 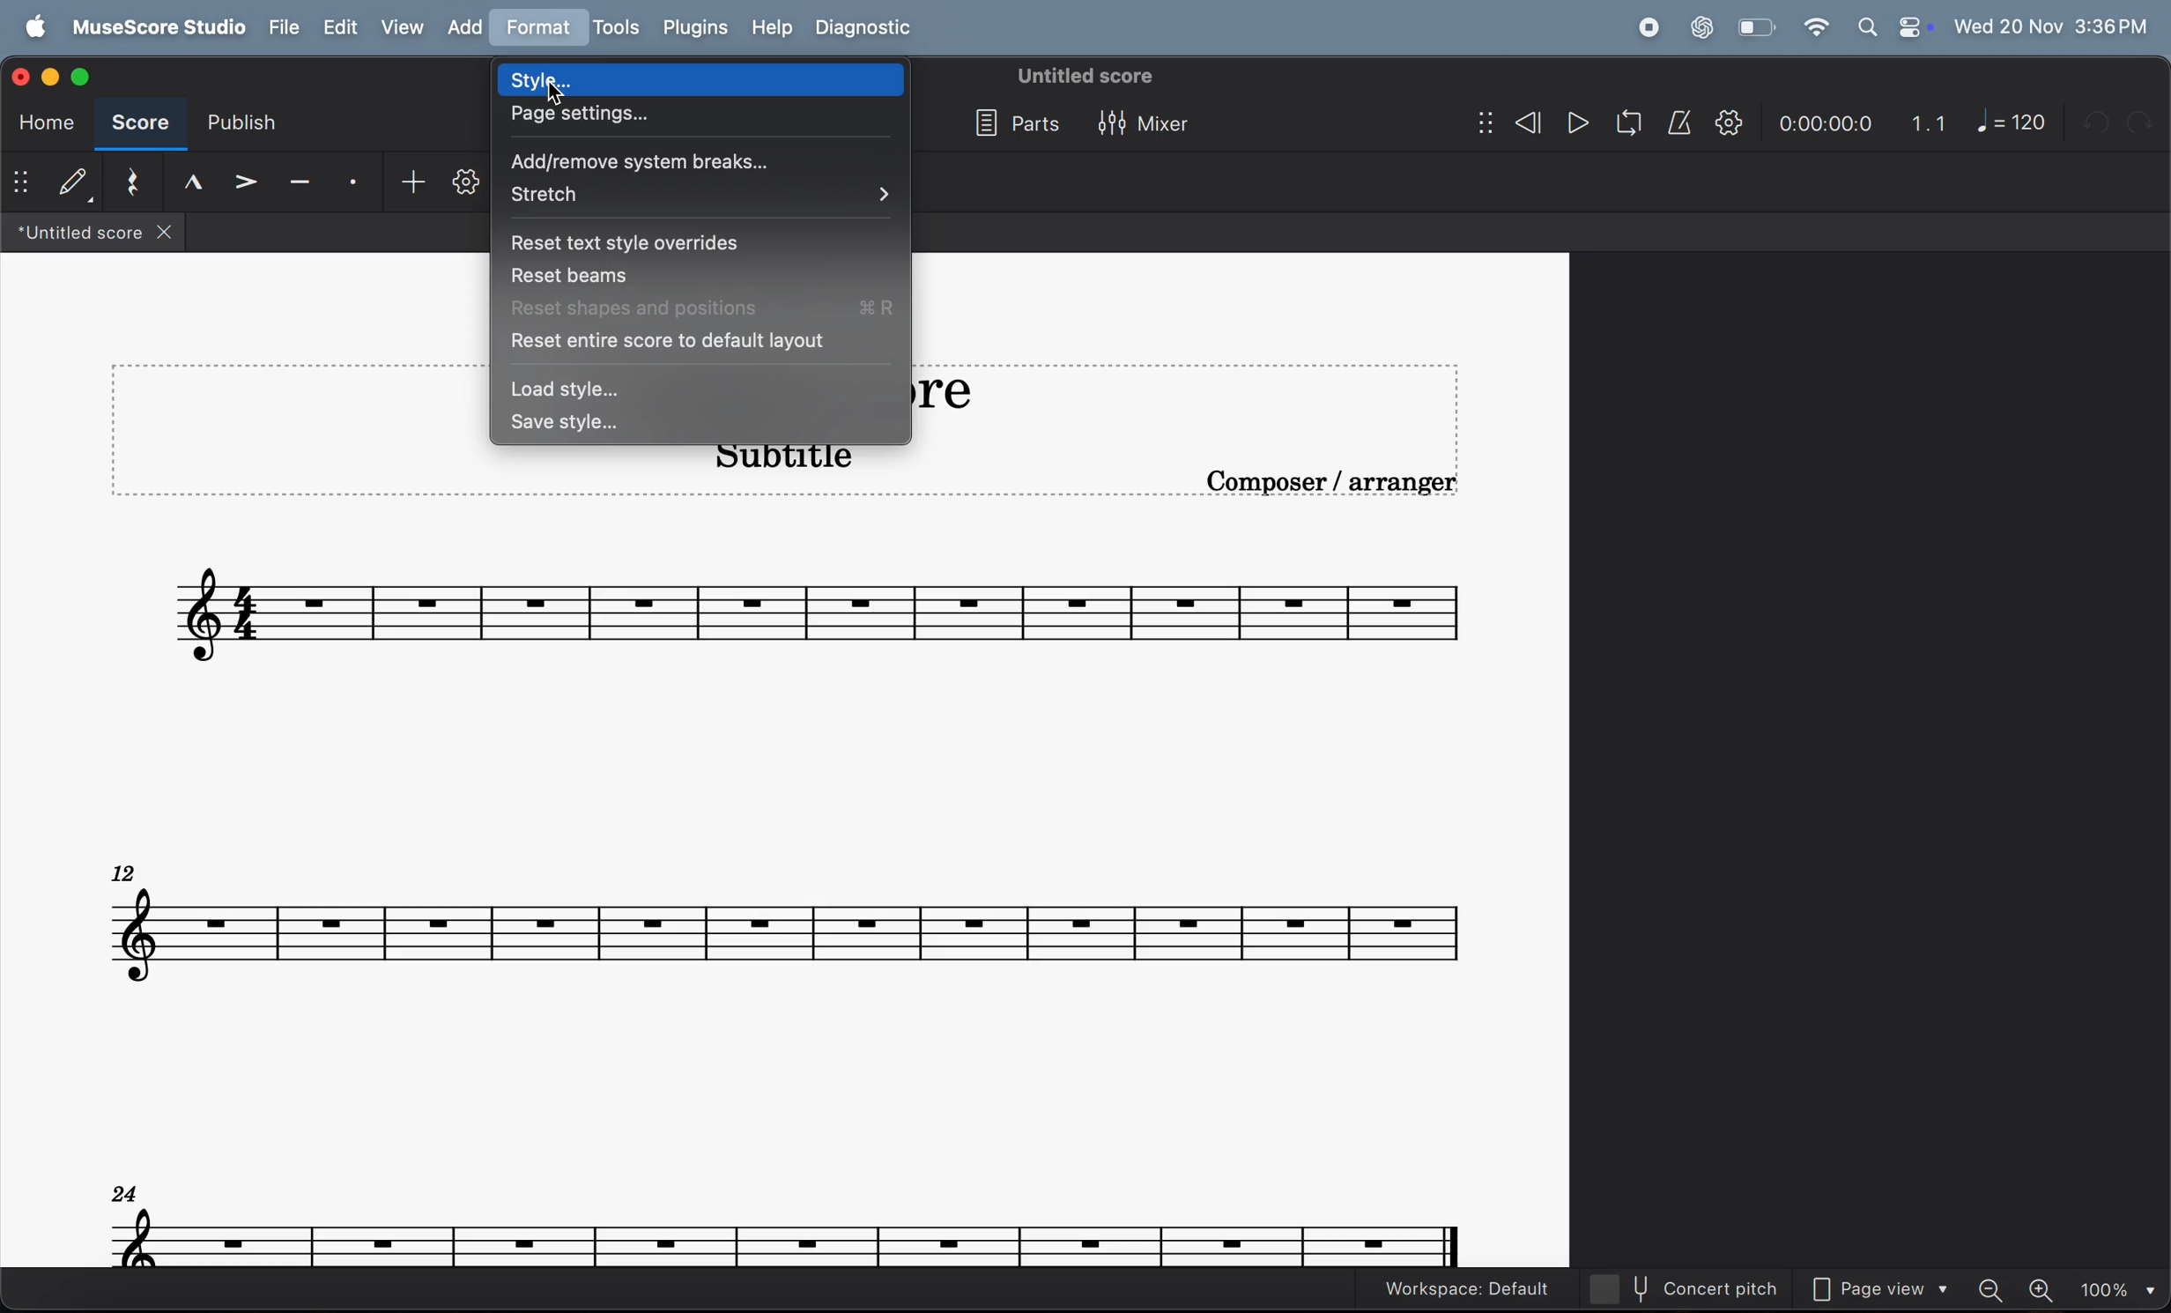 What do you see at coordinates (1695, 1288) in the screenshot?
I see `concert pitch` at bounding box center [1695, 1288].